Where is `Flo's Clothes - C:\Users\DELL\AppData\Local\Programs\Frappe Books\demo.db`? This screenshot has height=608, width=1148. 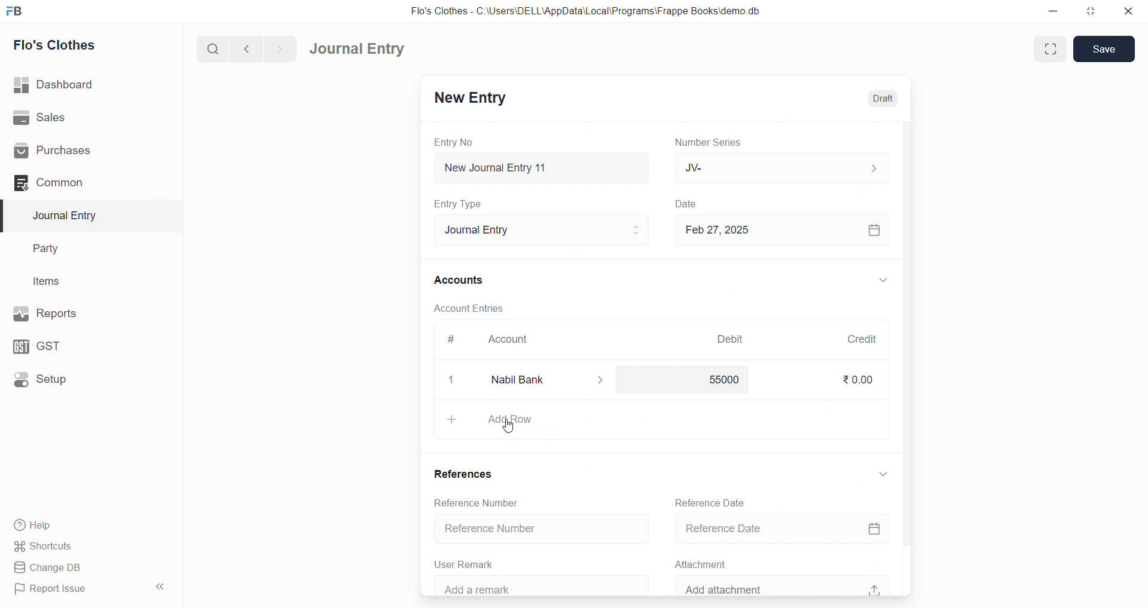
Flo's Clothes - C:\Users\DELL\AppData\Local\Programs\Frappe Books\demo.db is located at coordinates (585, 10).